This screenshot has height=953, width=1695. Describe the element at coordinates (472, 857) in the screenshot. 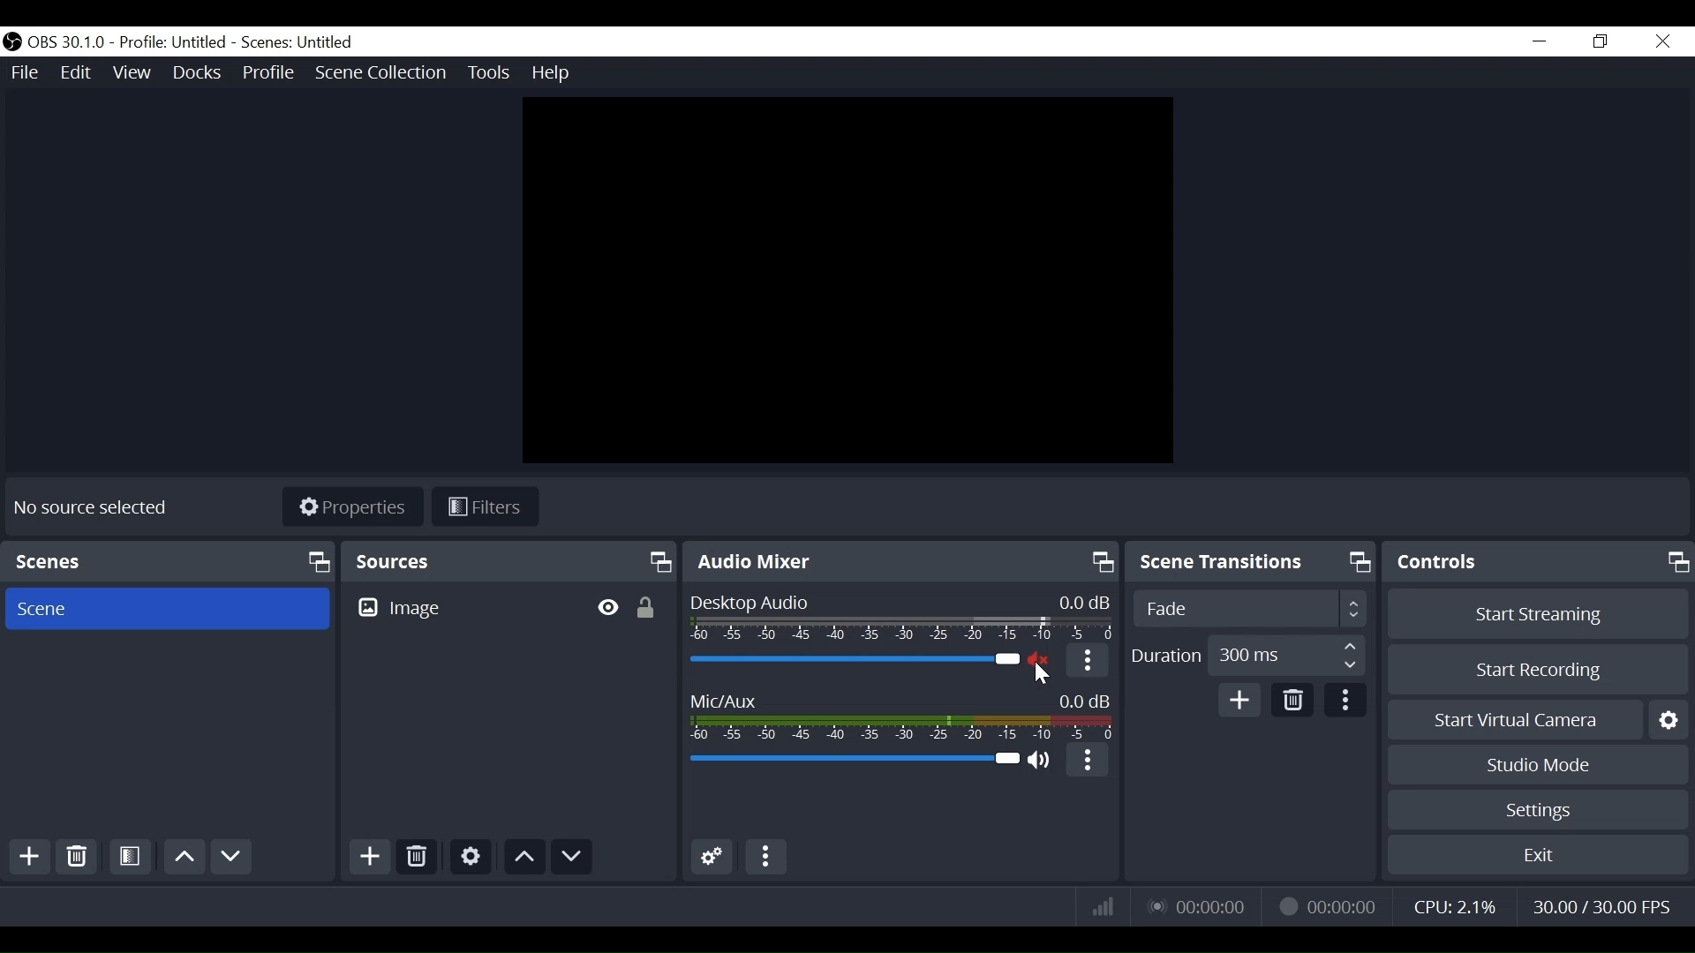

I see `Settings` at that location.